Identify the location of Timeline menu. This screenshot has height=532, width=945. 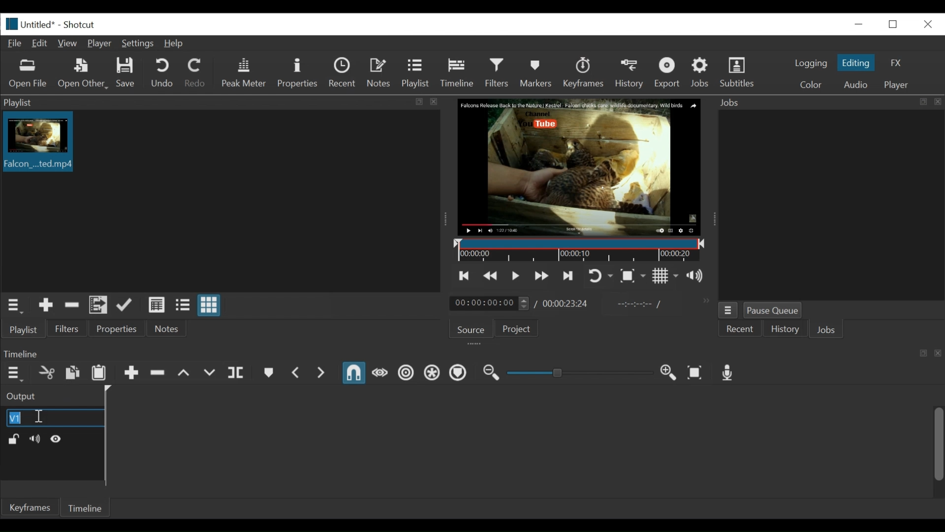
(12, 374).